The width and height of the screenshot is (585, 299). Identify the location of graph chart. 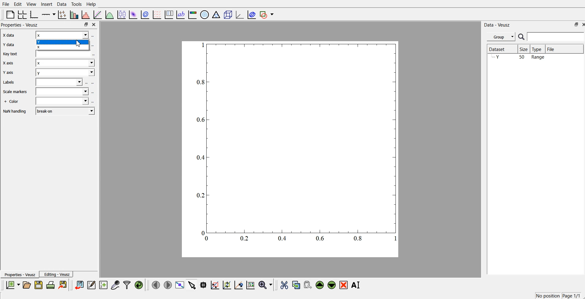
(291, 149).